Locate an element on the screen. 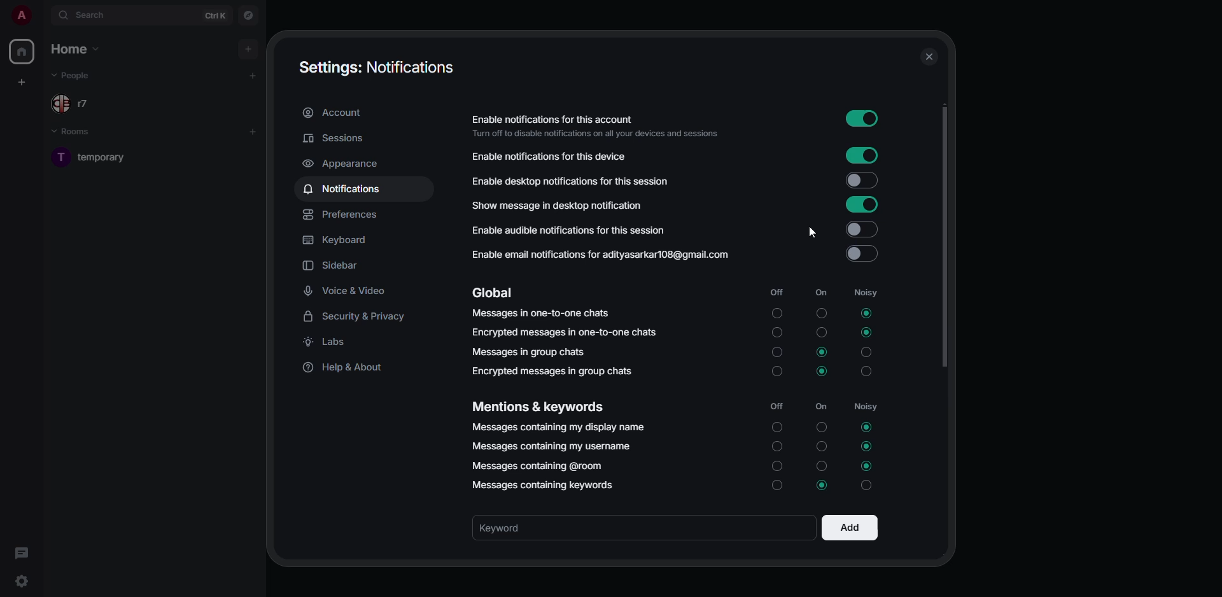 This screenshot has height=597, width=1222. On Unselected is located at coordinates (822, 427).